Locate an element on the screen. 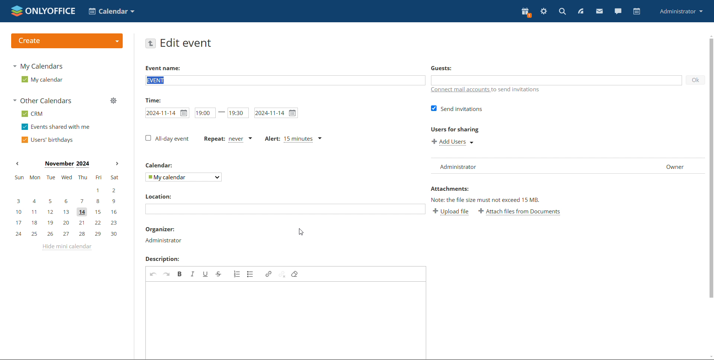  mini calendar is located at coordinates (66, 206).